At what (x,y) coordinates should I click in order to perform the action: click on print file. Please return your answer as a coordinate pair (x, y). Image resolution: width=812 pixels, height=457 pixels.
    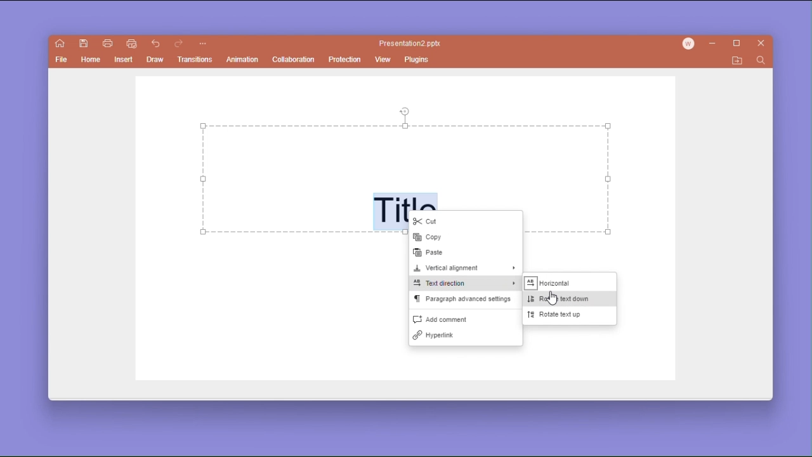
    Looking at the image, I should click on (107, 43).